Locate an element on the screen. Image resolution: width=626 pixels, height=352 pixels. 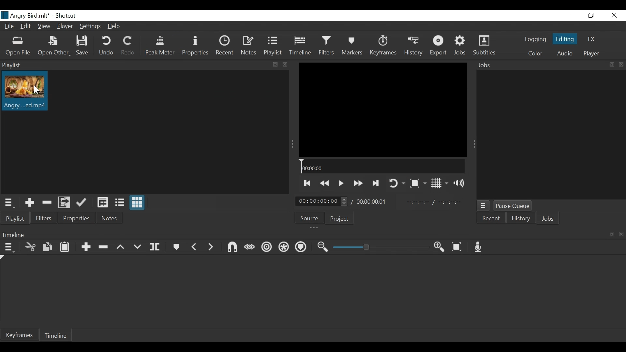
player is located at coordinates (591, 53).